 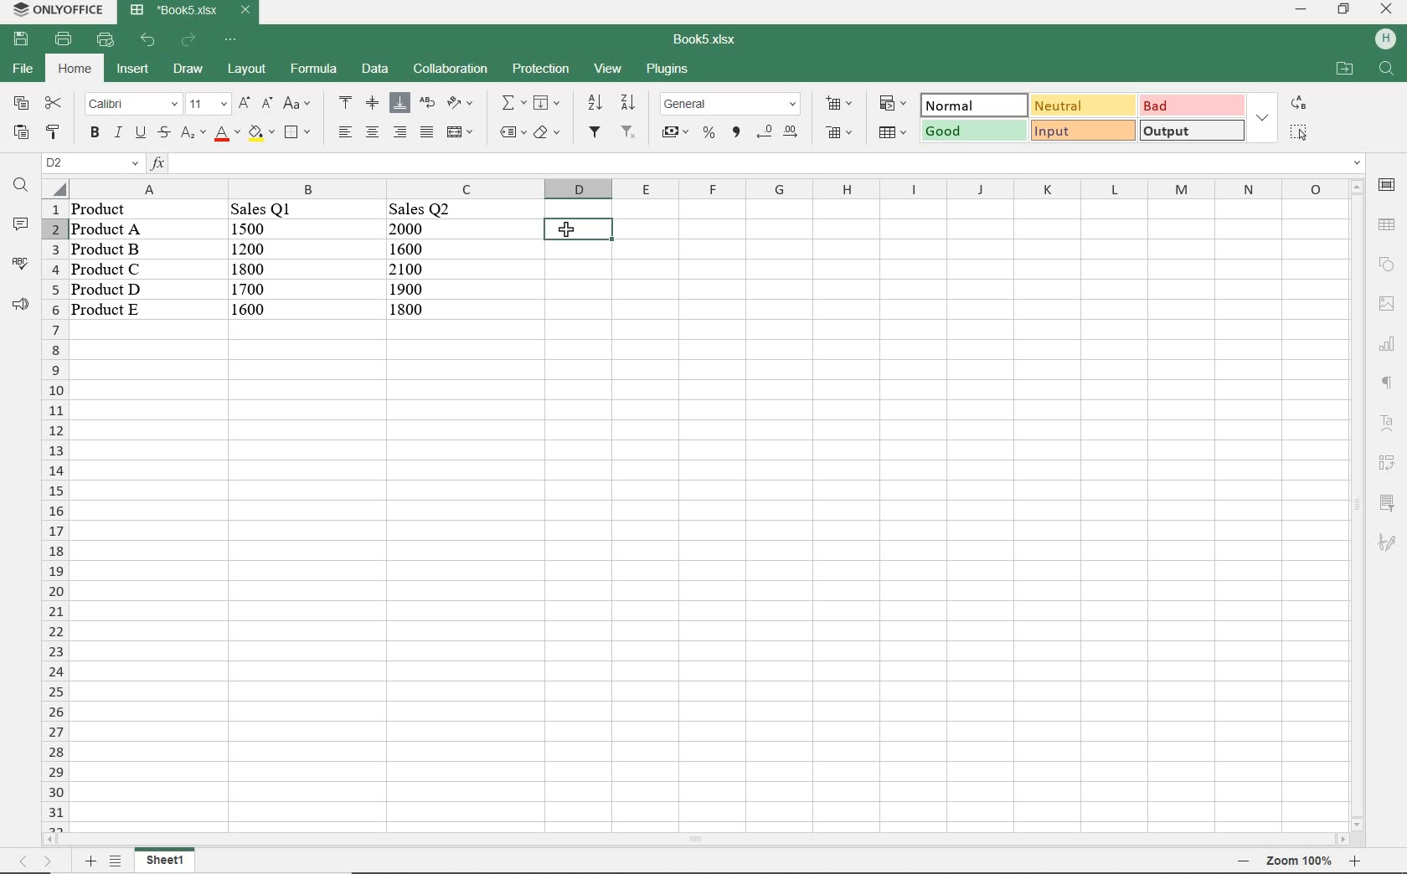 I want to click on named ranges, so click(x=511, y=131).